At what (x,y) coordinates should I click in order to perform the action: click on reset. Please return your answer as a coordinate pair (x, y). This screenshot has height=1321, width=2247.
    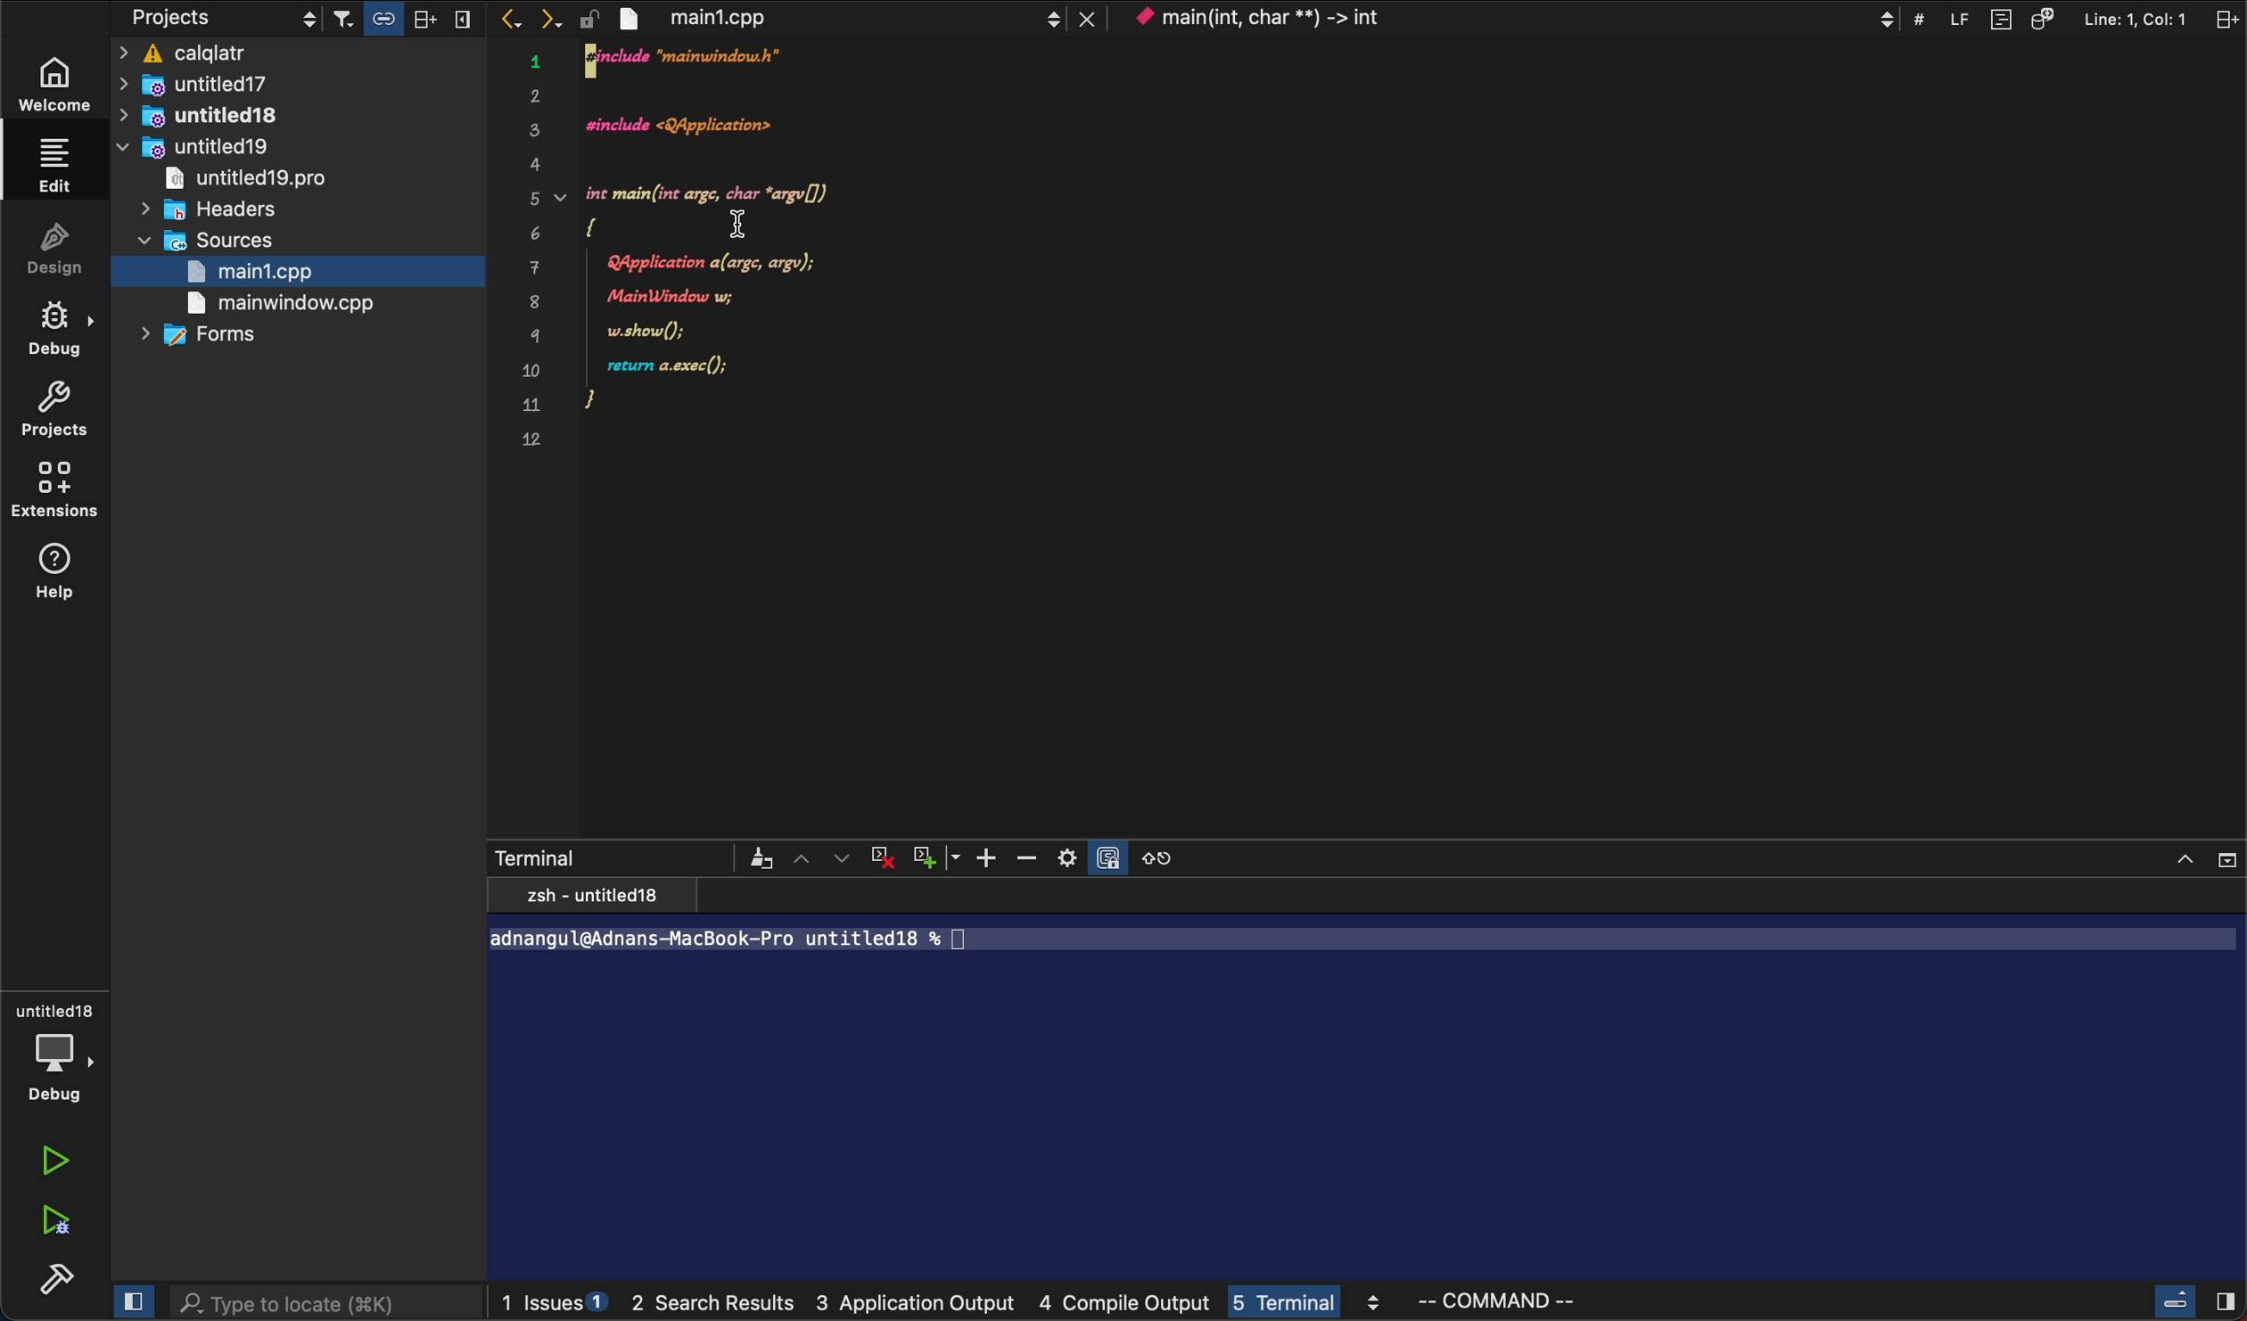
    Looking at the image, I should click on (1176, 857).